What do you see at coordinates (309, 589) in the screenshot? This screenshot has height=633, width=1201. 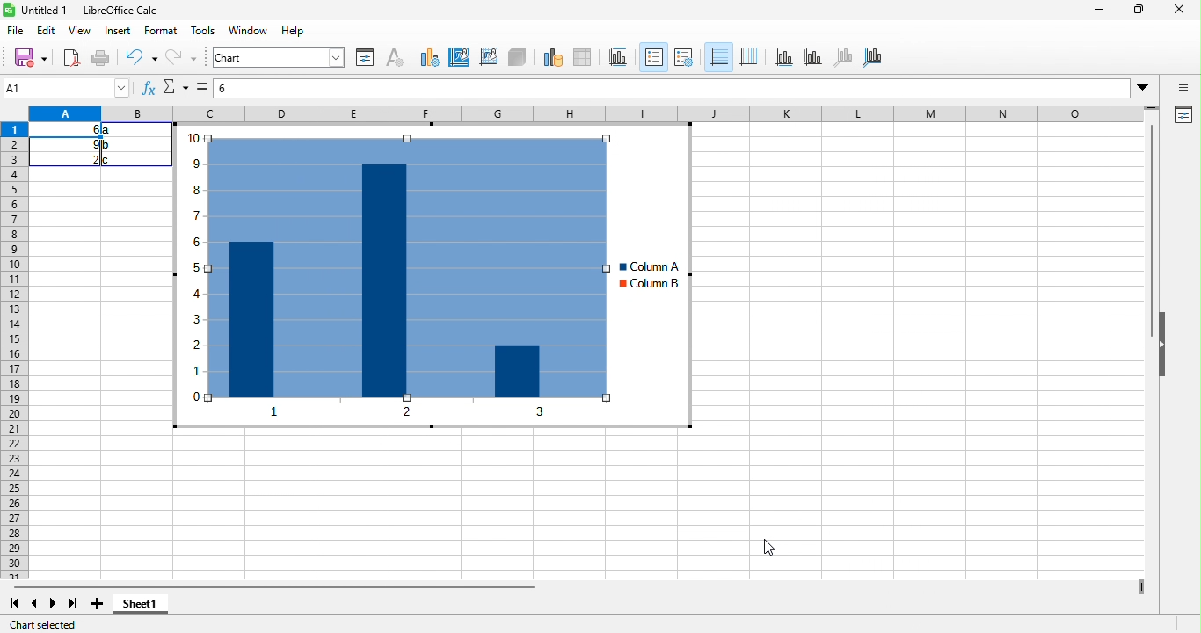 I see `horizontal scroll bar` at bounding box center [309, 589].